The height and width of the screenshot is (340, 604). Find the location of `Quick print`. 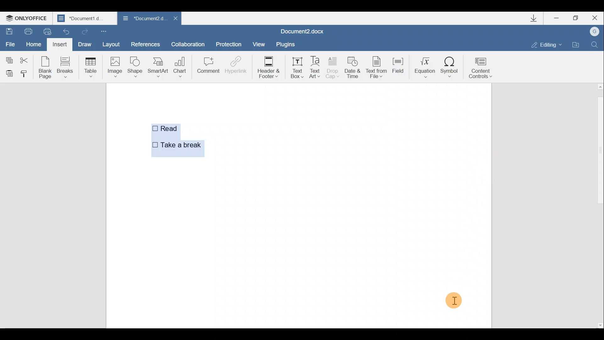

Quick print is located at coordinates (45, 31).